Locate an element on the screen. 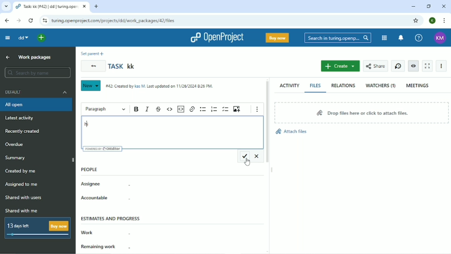  Customize and control google chrome is located at coordinates (443, 20).